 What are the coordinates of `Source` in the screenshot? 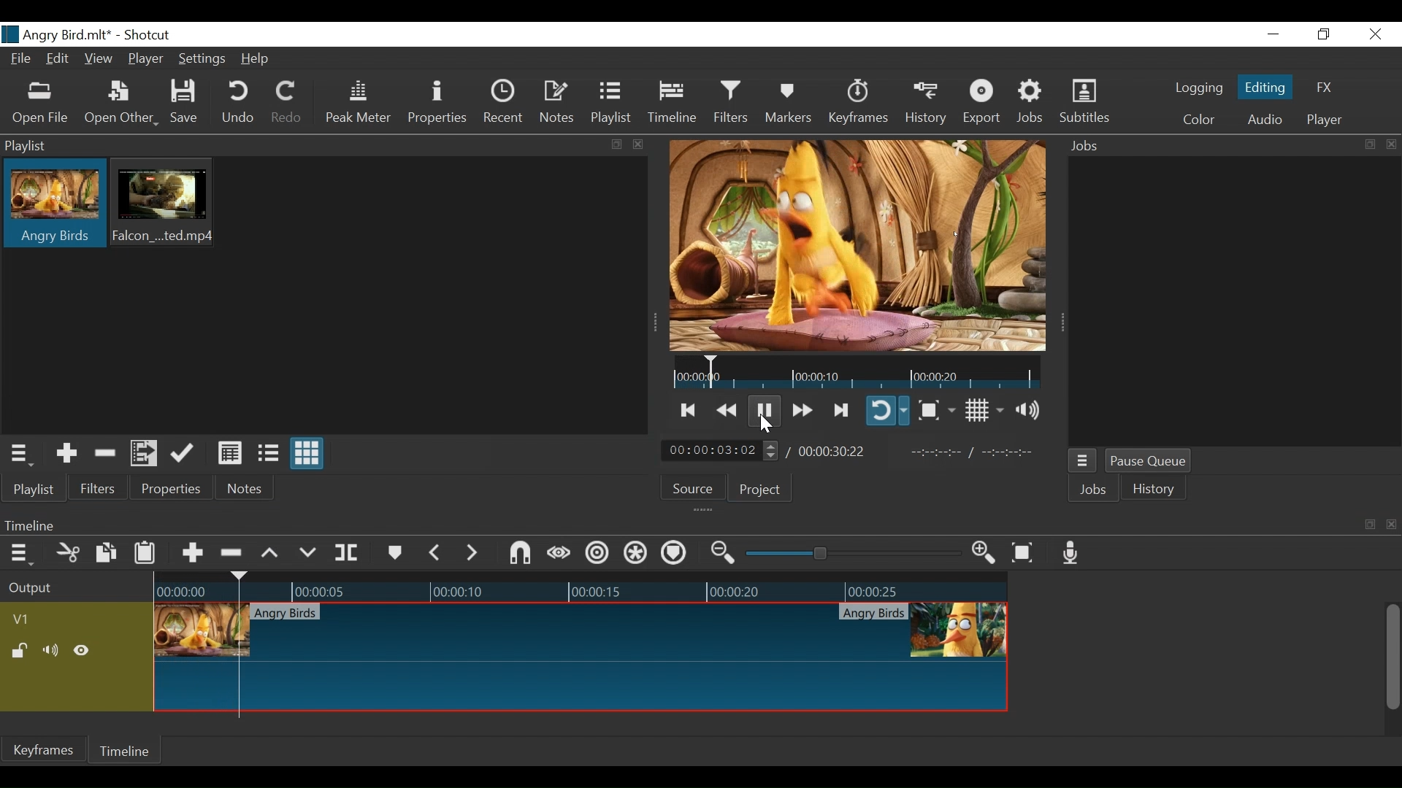 It's located at (695, 490).